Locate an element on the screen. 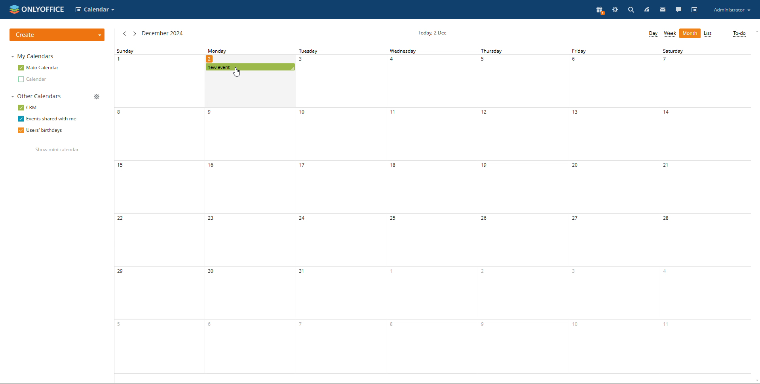  month view is located at coordinates (690, 34).